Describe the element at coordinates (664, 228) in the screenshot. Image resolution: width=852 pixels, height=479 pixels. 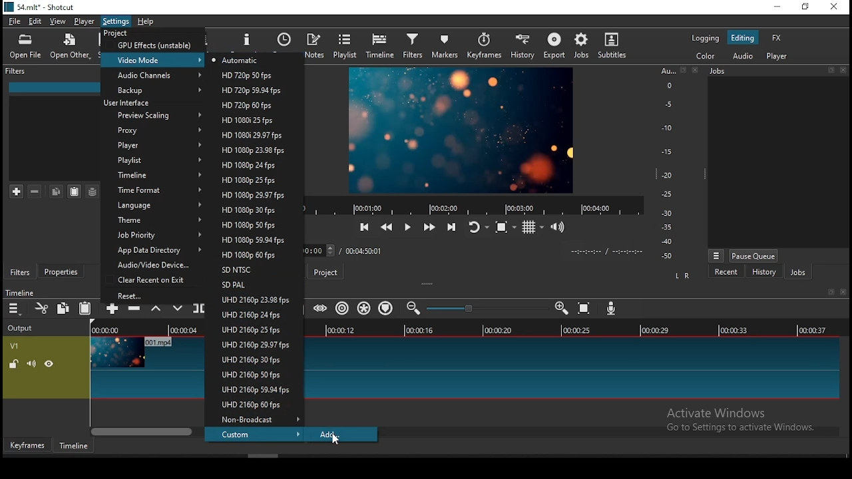
I see `-35` at that location.